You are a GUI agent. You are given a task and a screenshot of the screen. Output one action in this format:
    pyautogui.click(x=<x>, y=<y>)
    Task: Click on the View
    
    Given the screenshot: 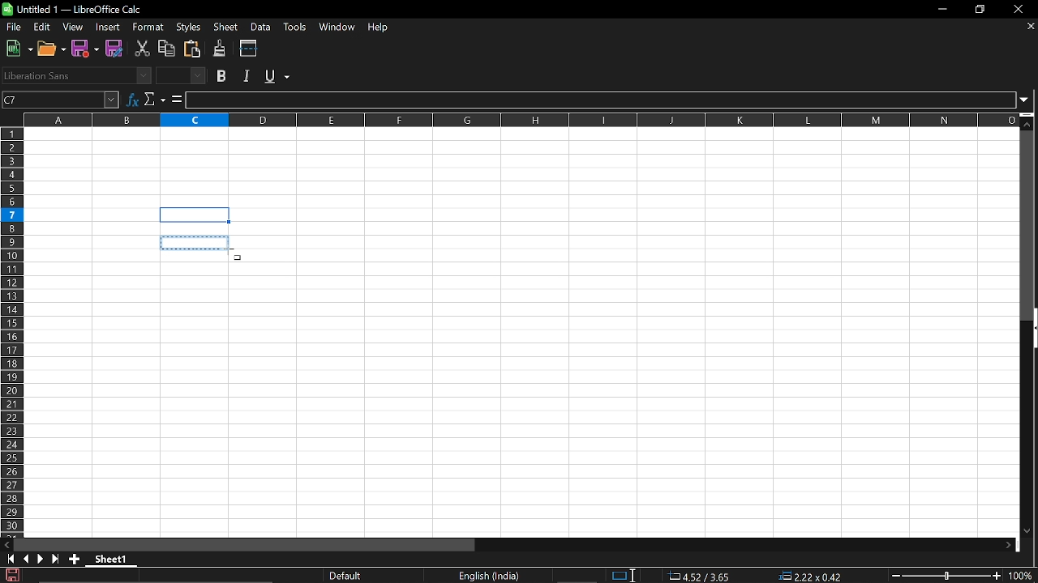 What is the action you would take?
    pyautogui.click(x=73, y=28)
    